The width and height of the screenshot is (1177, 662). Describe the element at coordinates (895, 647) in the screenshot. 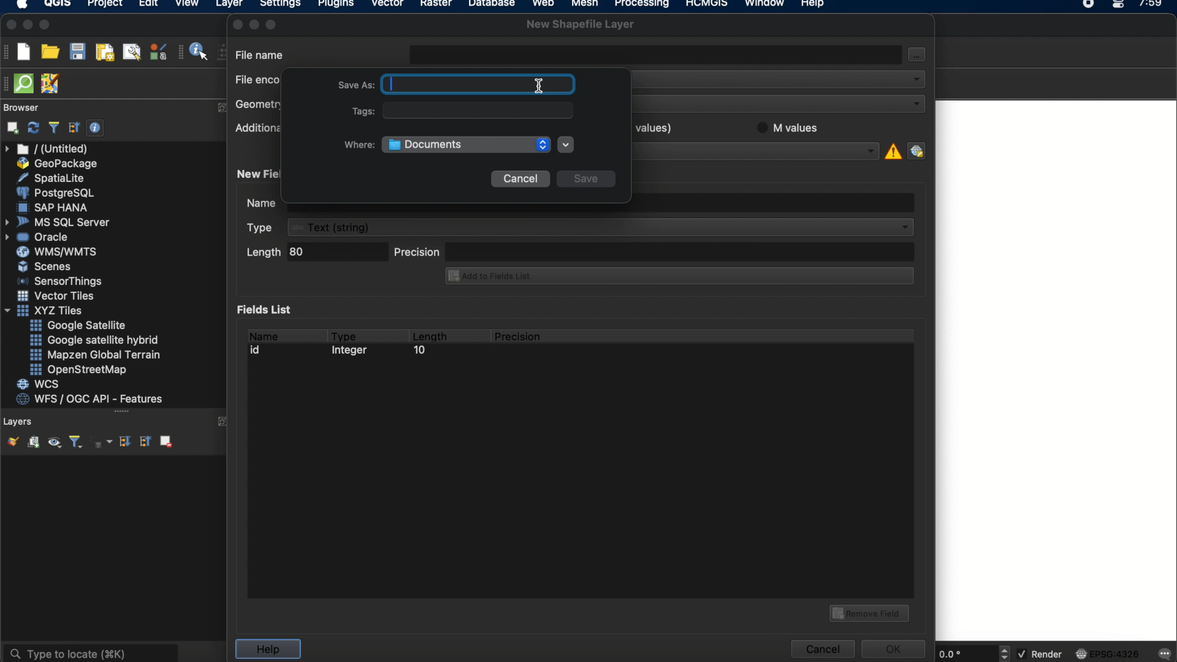

I see `ok` at that location.